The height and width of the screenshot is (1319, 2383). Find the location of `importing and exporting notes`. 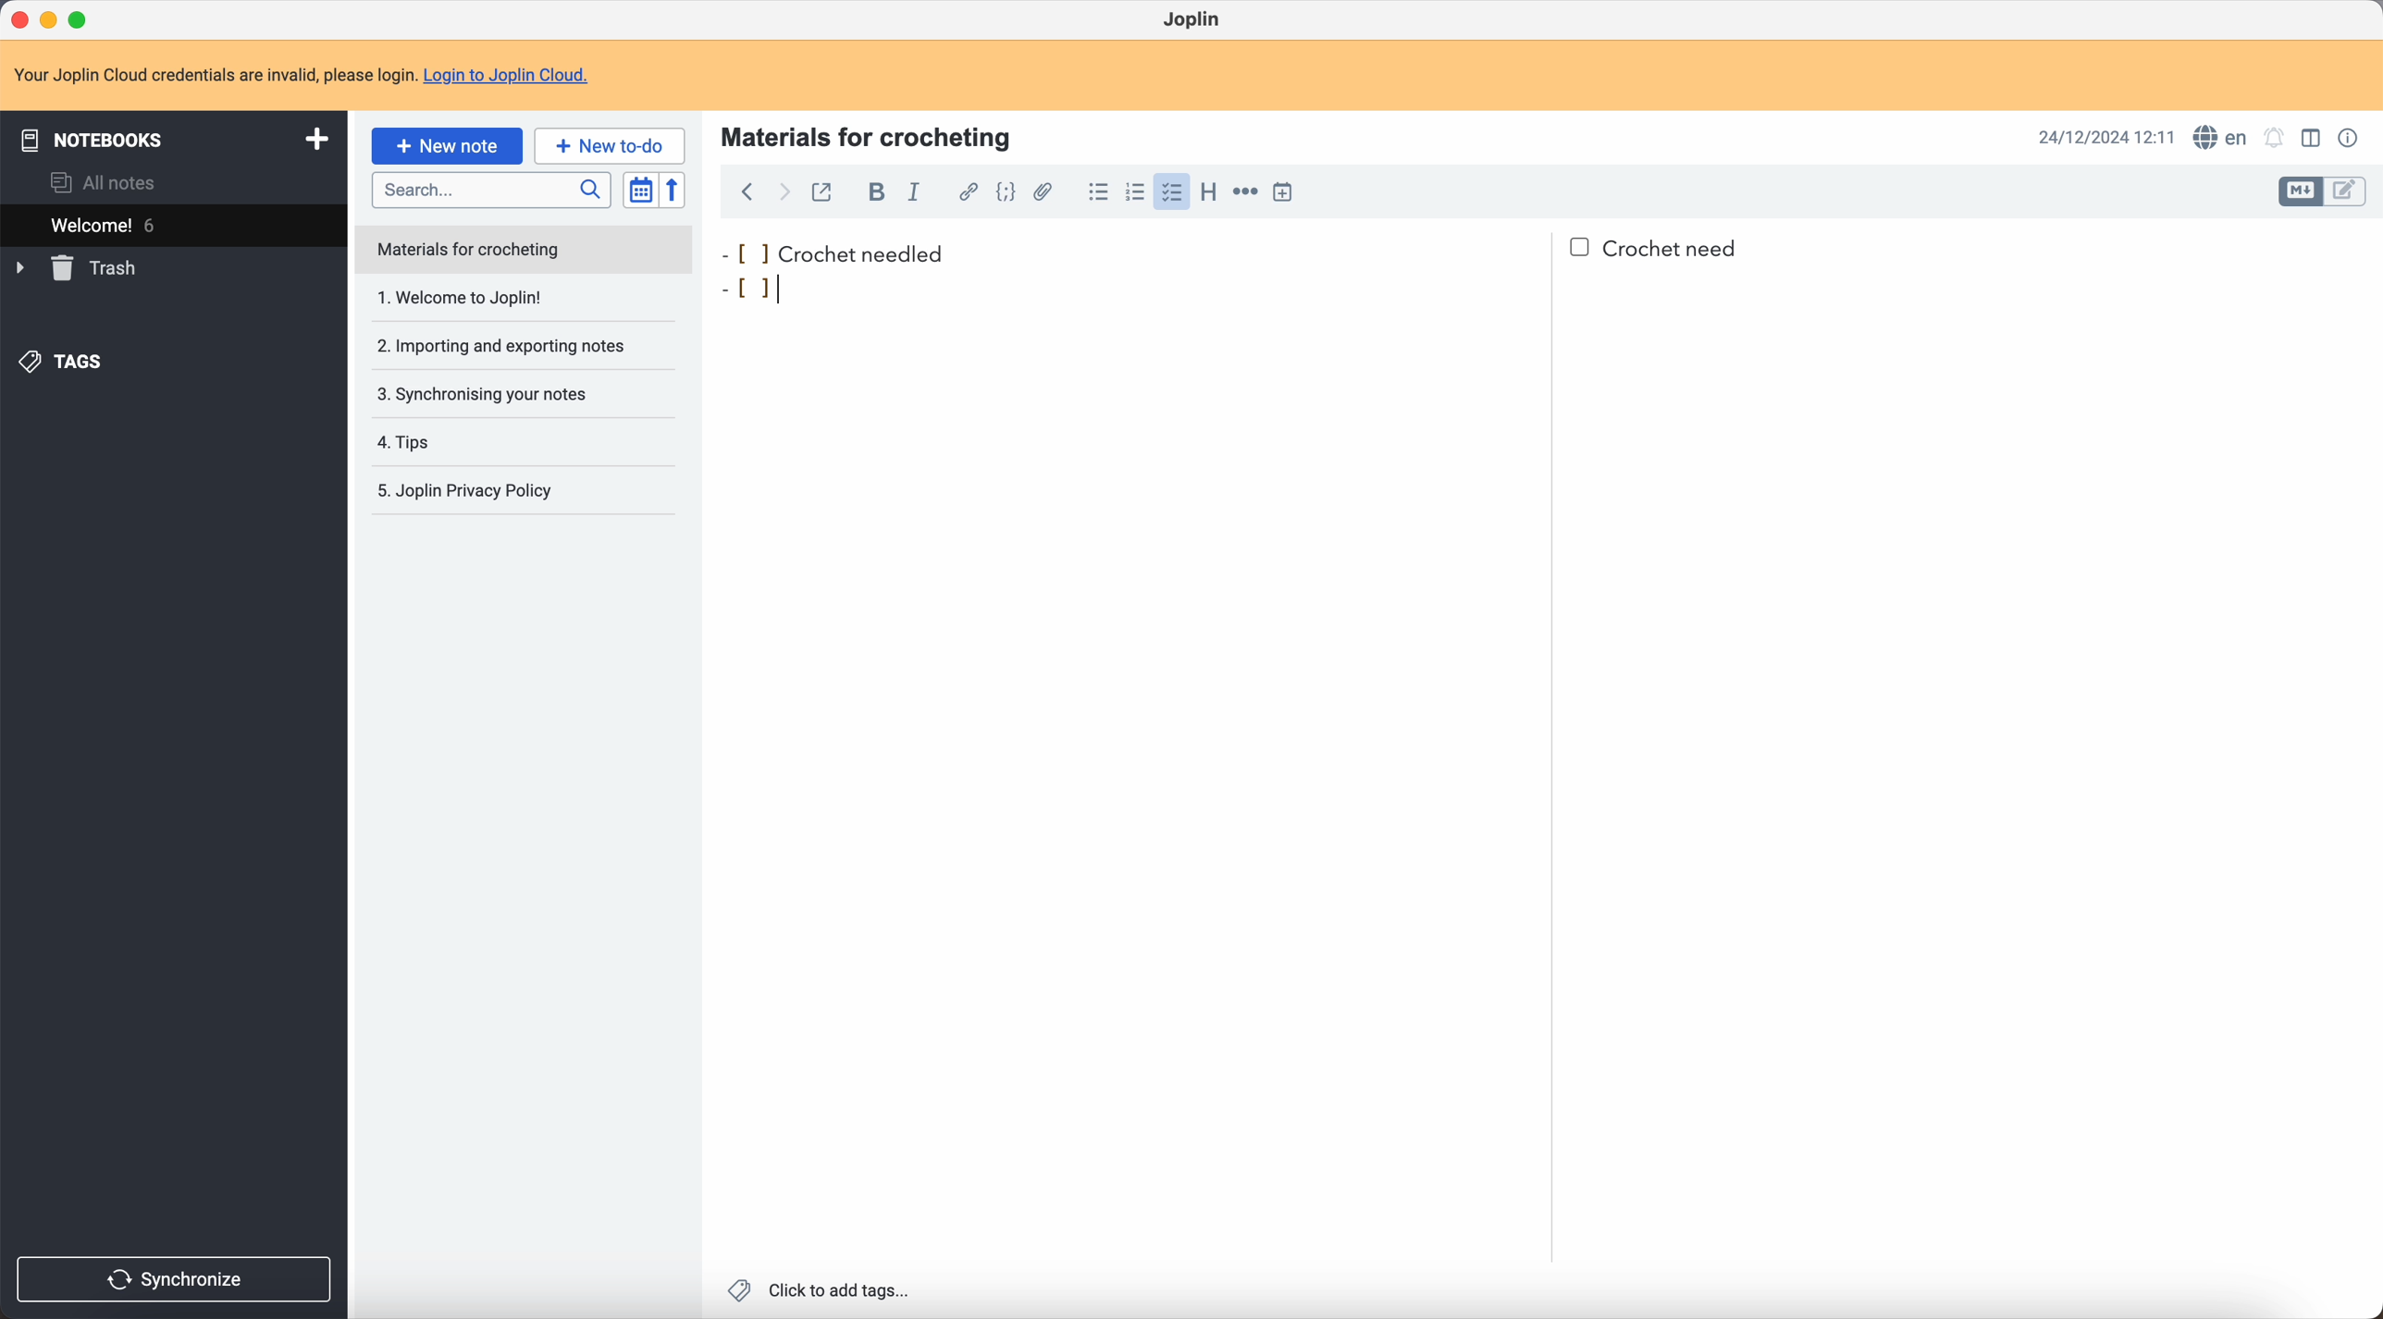

importing and exporting notes is located at coordinates (512, 345).